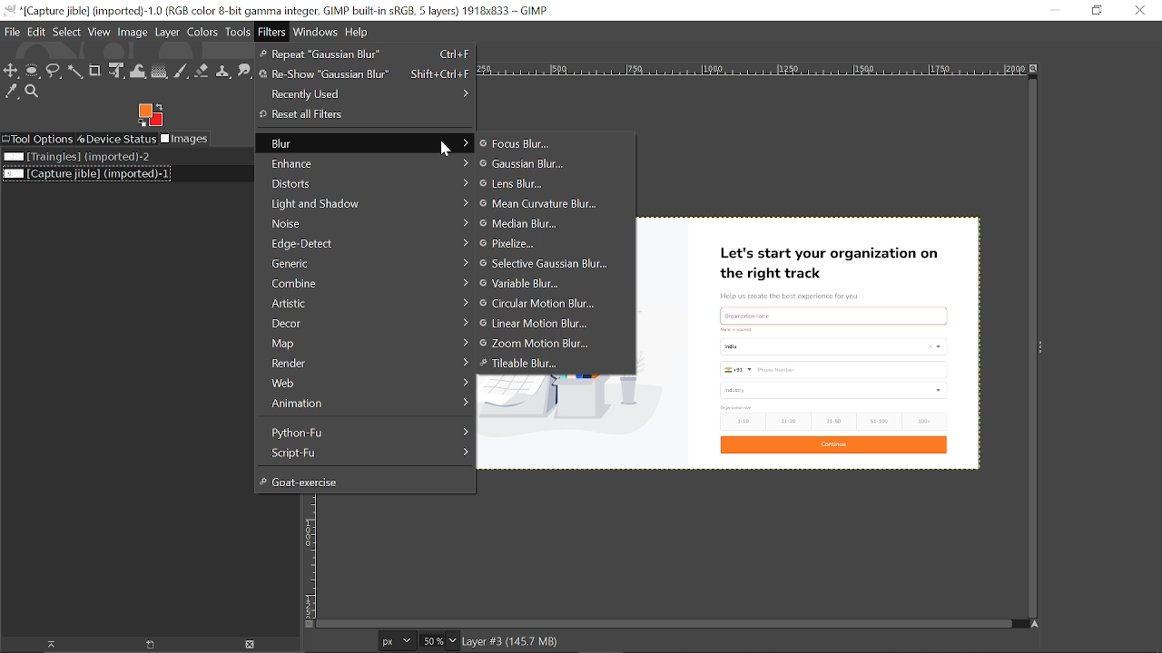 The height and width of the screenshot is (653, 1162). Describe the element at coordinates (76, 73) in the screenshot. I see `Free select tool` at that location.